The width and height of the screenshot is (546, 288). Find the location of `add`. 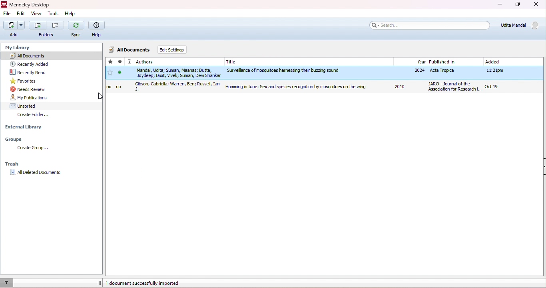

add is located at coordinates (14, 28).